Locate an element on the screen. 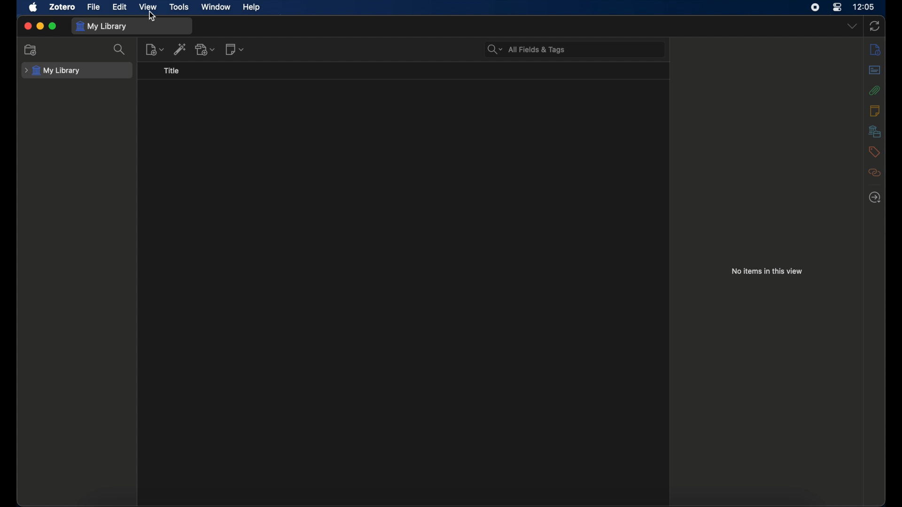 This screenshot has width=902, height=507. title is located at coordinates (171, 70).